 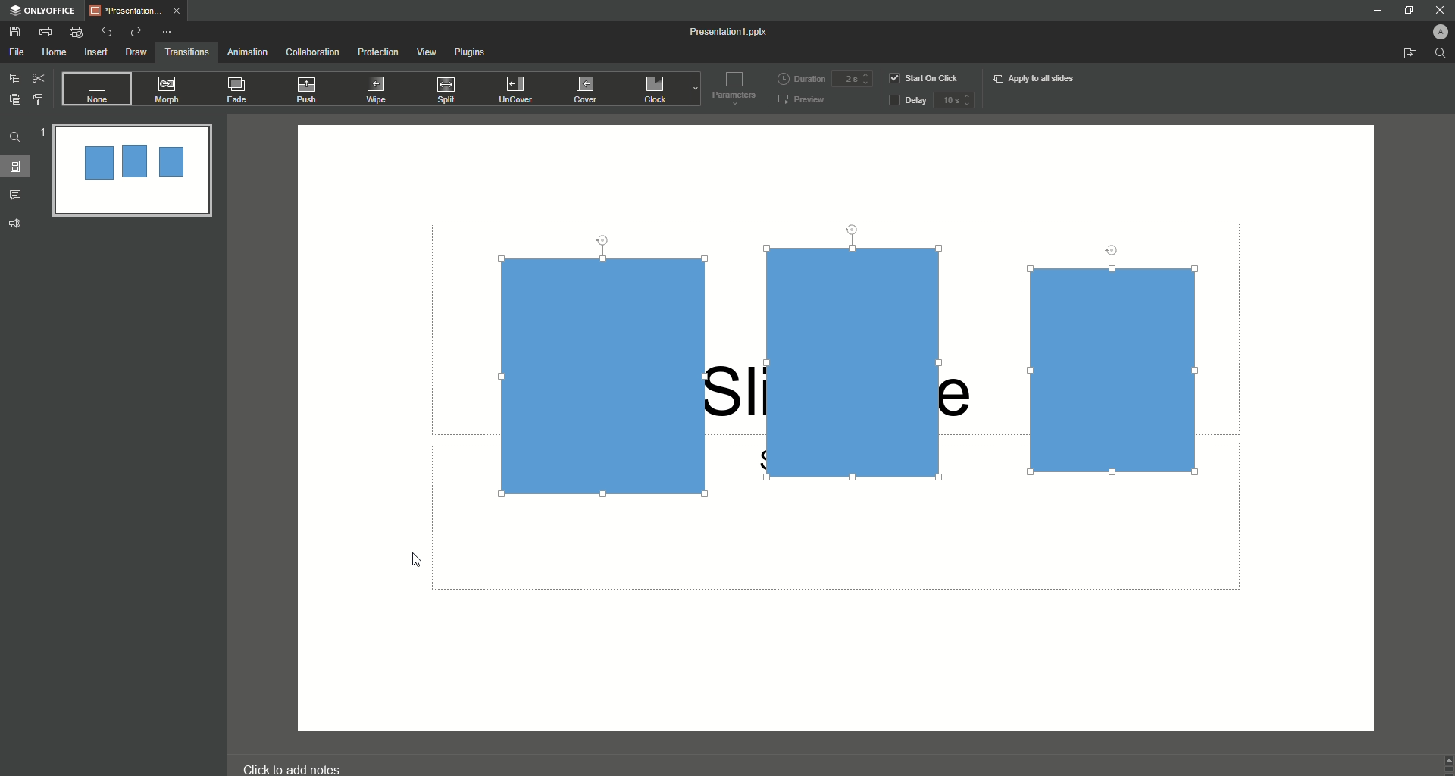 What do you see at coordinates (731, 87) in the screenshot?
I see `Parameters` at bounding box center [731, 87].